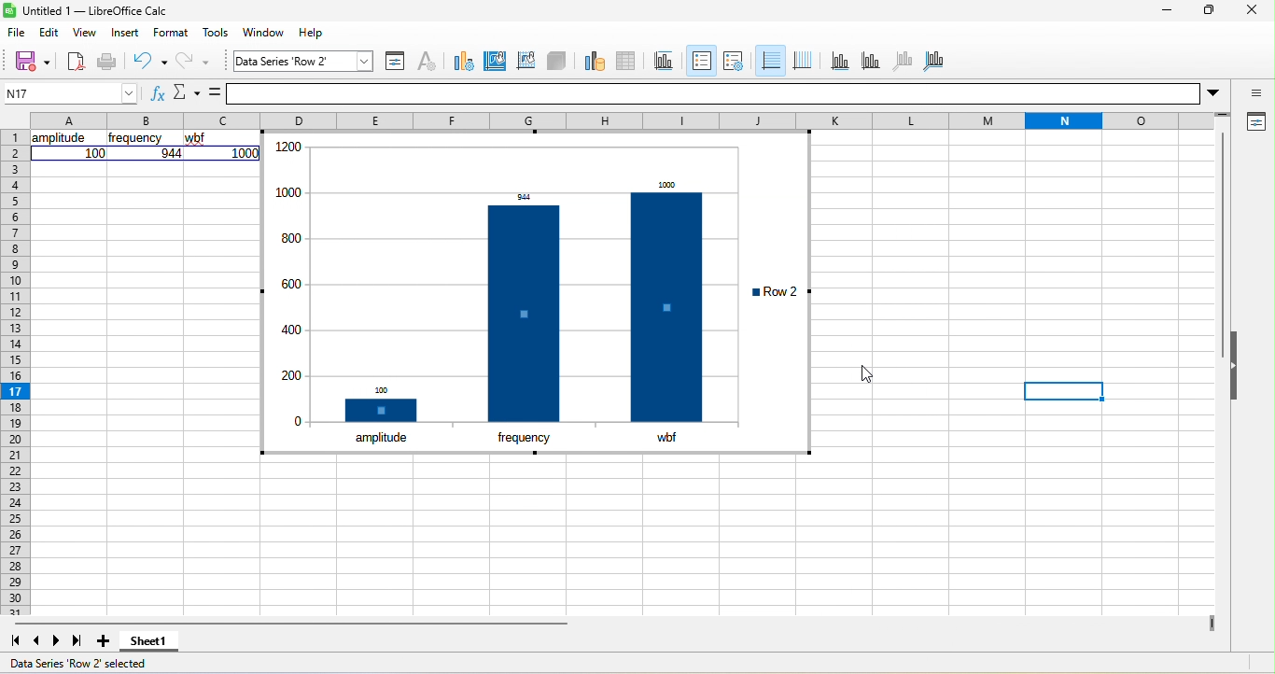 The width and height of the screenshot is (1275, 674). Describe the element at coordinates (212, 94) in the screenshot. I see `formula` at that location.